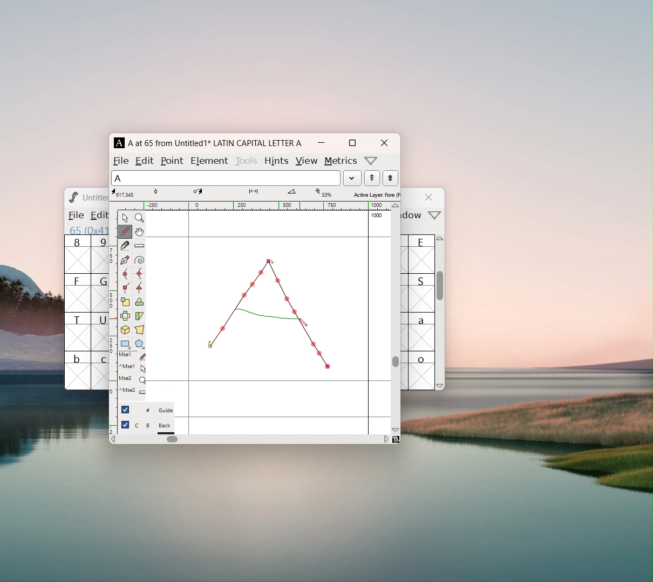  Describe the element at coordinates (321, 143) in the screenshot. I see `mimize` at that location.